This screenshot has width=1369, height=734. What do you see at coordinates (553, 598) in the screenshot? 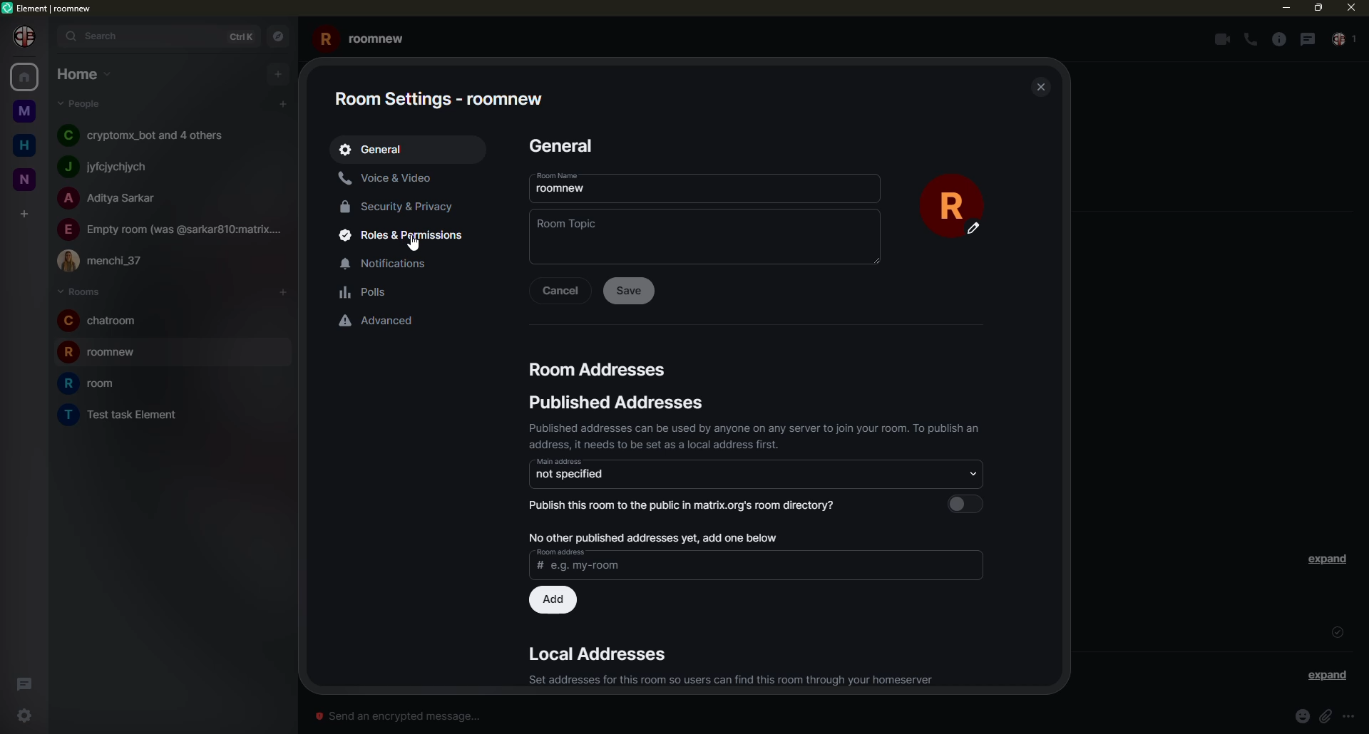
I see `add` at bounding box center [553, 598].